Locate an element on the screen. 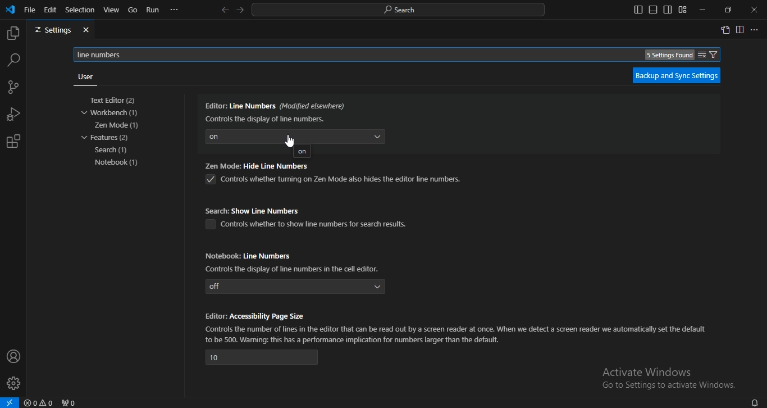  toggle primary sidebar is located at coordinates (638, 10).